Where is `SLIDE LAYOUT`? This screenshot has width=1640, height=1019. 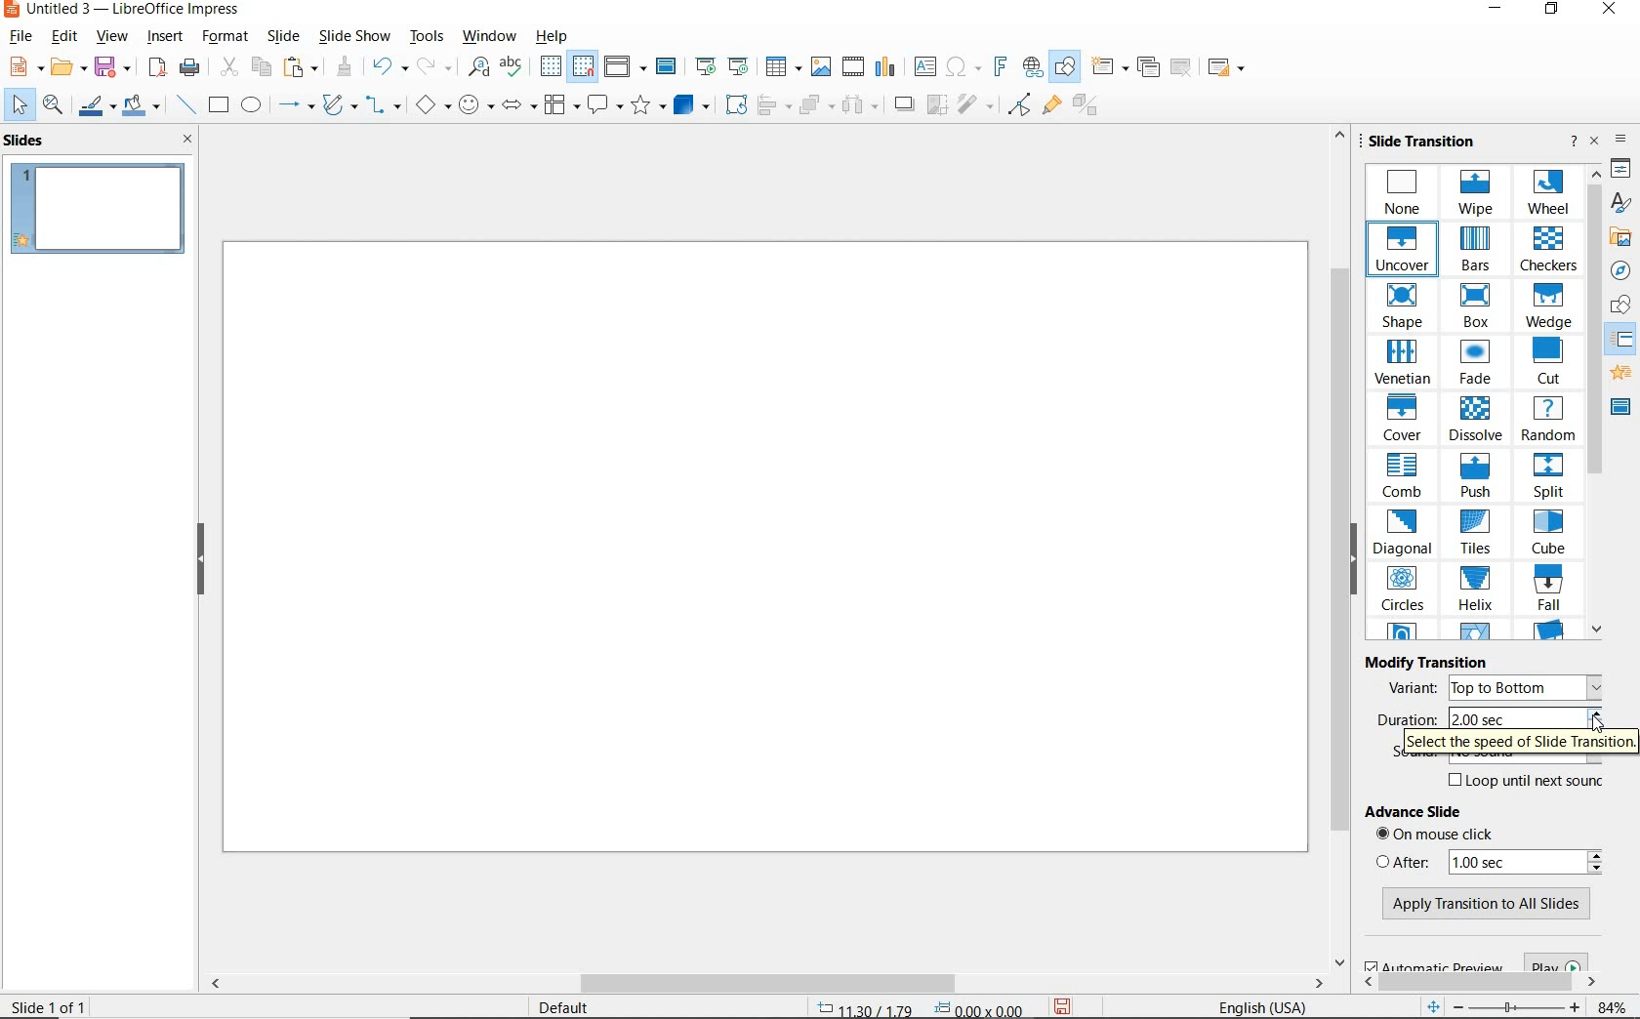
SLIDE LAYOUT is located at coordinates (1223, 67).